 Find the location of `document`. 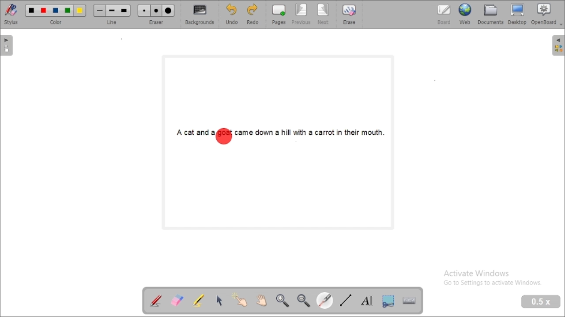

document is located at coordinates (491, 14).